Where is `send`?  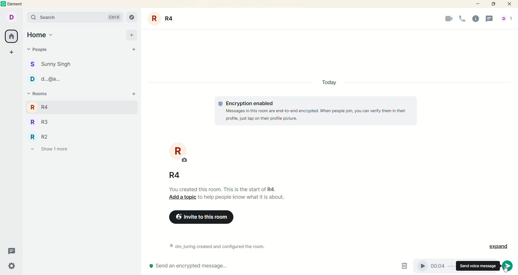 send is located at coordinates (508, 265).